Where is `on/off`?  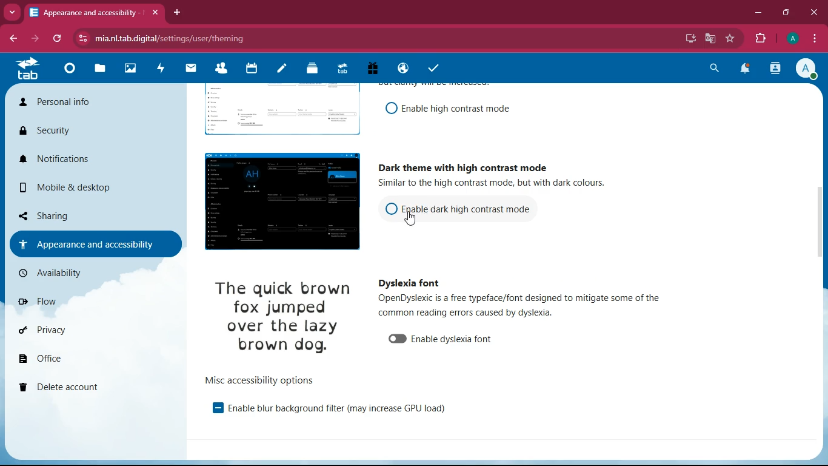
on/off is located at coordinates (394, 339).